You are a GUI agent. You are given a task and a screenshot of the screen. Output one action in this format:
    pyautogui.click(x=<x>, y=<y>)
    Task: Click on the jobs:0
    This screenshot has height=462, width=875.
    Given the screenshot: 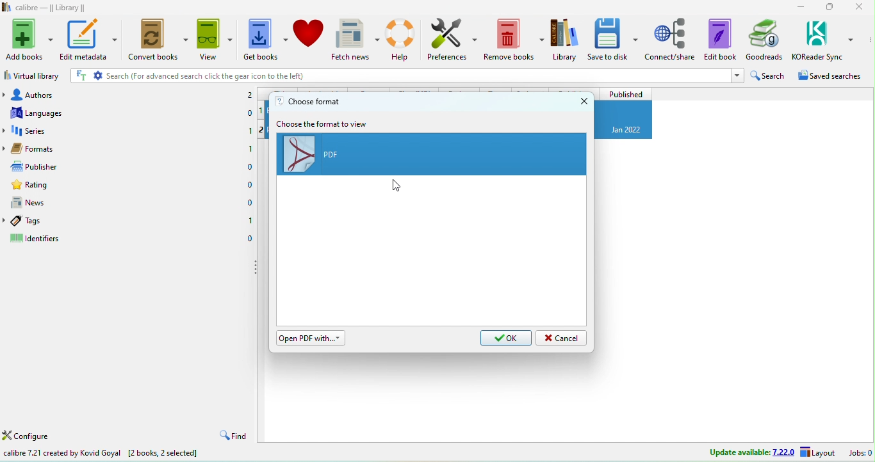 What is the action you would take?
    pyautogui.click(x=862, y=451)
    